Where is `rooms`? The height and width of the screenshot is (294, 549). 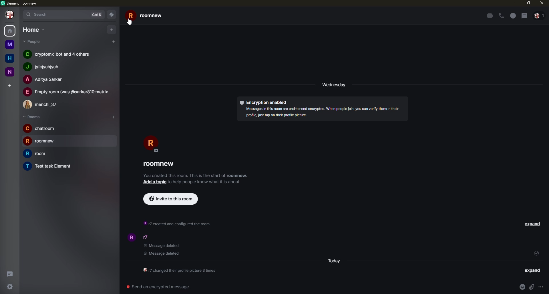 rooms is located at coordinates (32, 116).